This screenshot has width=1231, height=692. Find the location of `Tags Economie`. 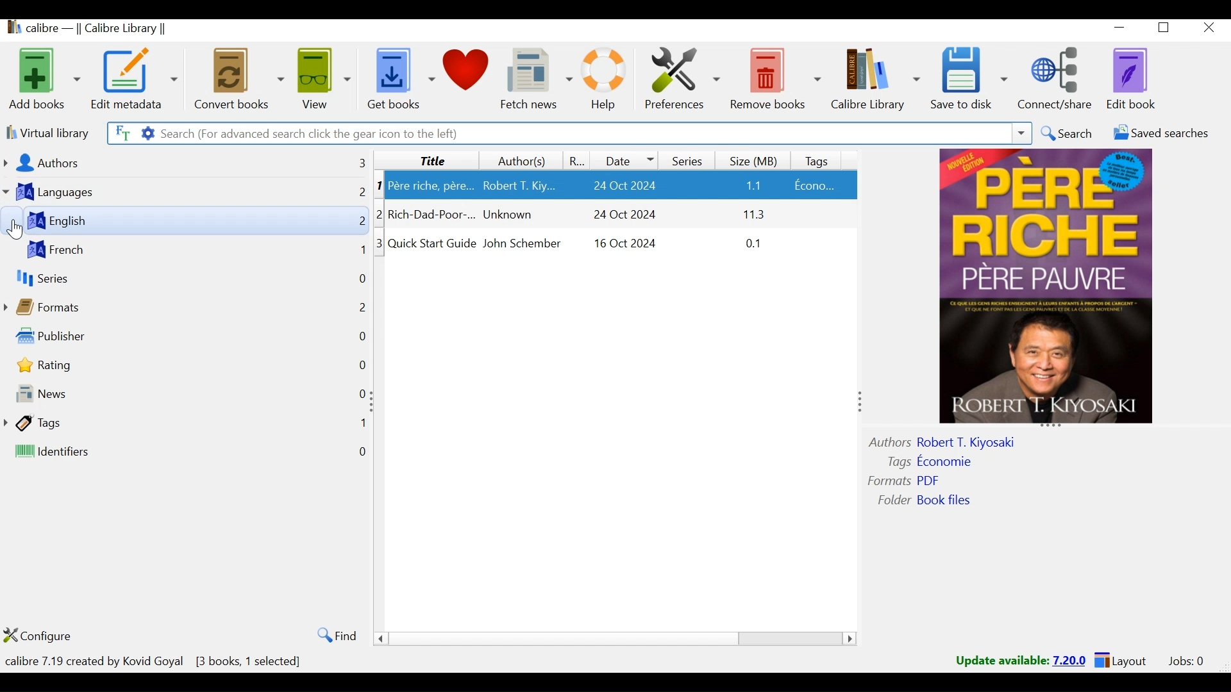

Tags Economie is located at coordinates (932, 460).